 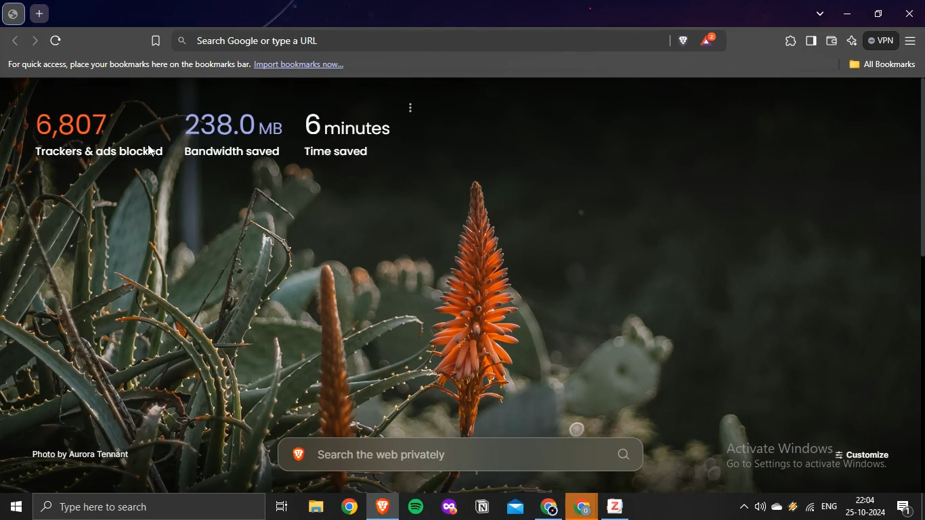 I want to click on show hidden icons, so click(x=744, y=506).